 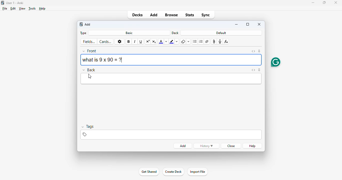 What do you see at coordinates (81, 24) in the screenshot?
I see `logo` at bounding box center [81, 24].